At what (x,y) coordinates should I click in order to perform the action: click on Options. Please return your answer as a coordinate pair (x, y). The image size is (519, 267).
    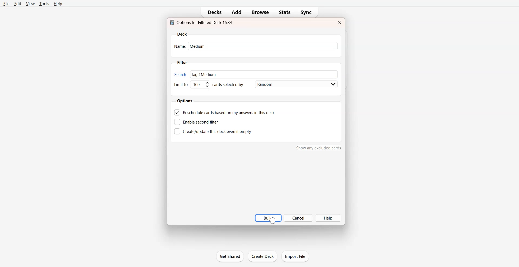
    Looking at the image, I should click on (186, 101).